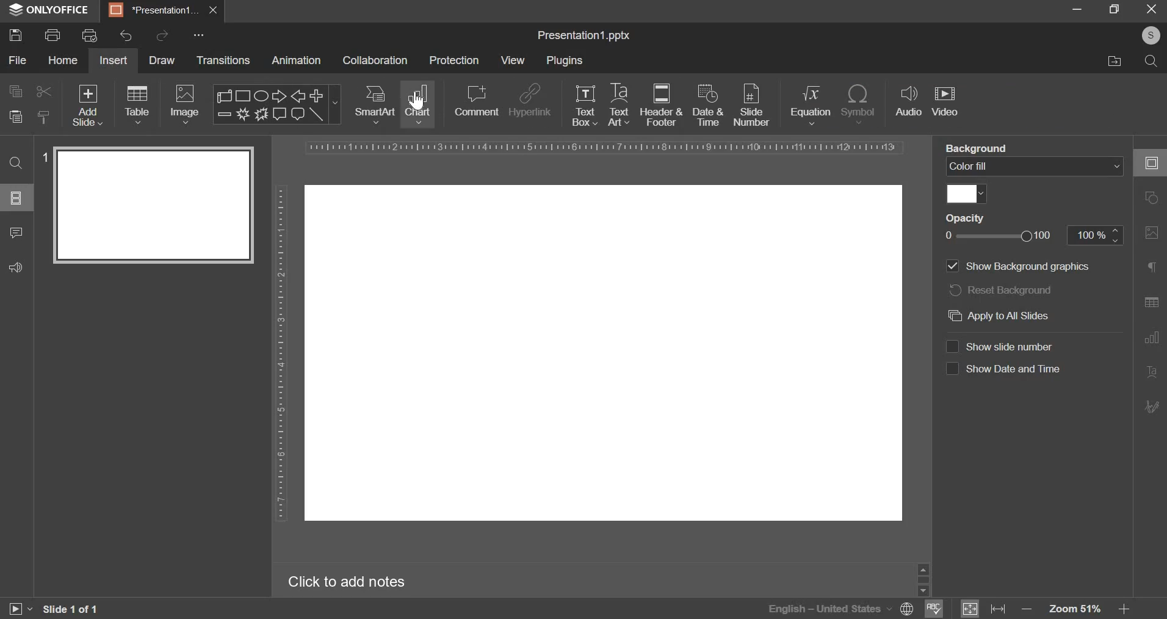 The width and height of the screenshot is (1167, 619). What do you see at coordinates (1074, 607) in the screenshot?
I see `zoom level` at bounding box center [1074, 607].